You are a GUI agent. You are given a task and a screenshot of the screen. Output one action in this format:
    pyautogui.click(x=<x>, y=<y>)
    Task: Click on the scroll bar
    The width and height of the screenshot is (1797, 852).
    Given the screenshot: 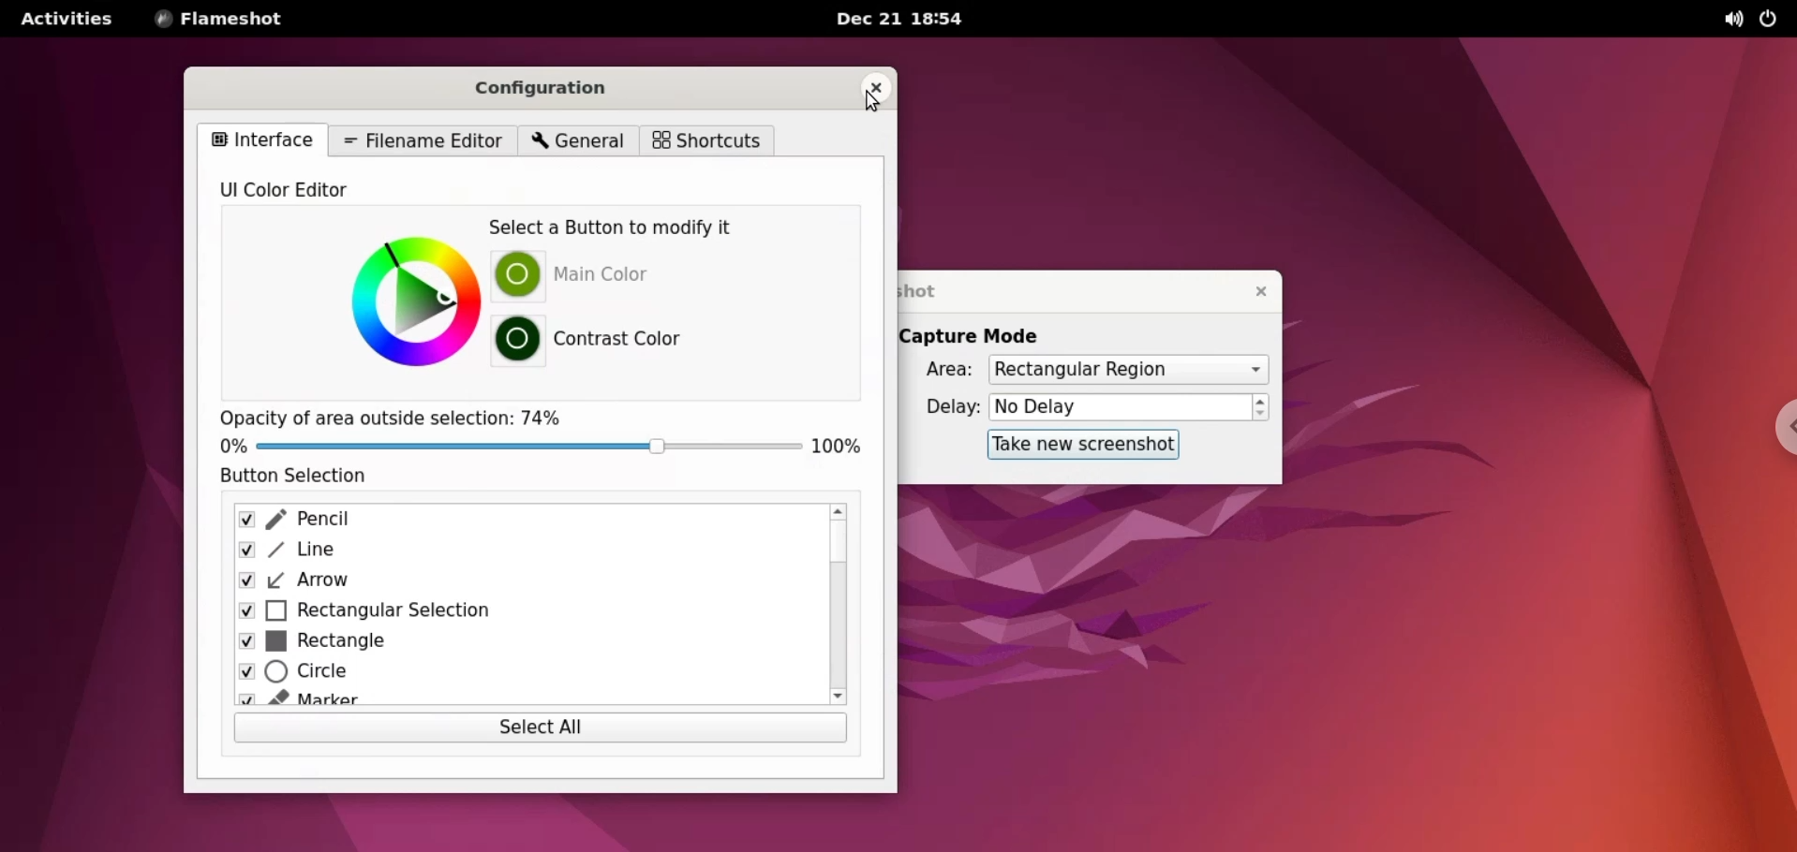 What is the action you would take?
    pyautogui.click(x=835, y=607)
    